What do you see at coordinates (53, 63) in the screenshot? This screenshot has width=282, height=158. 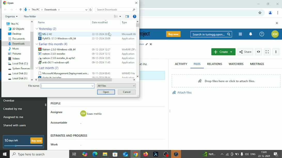 I see `f anki-24.11-windows-qt6` at bounding box center [53, 63].